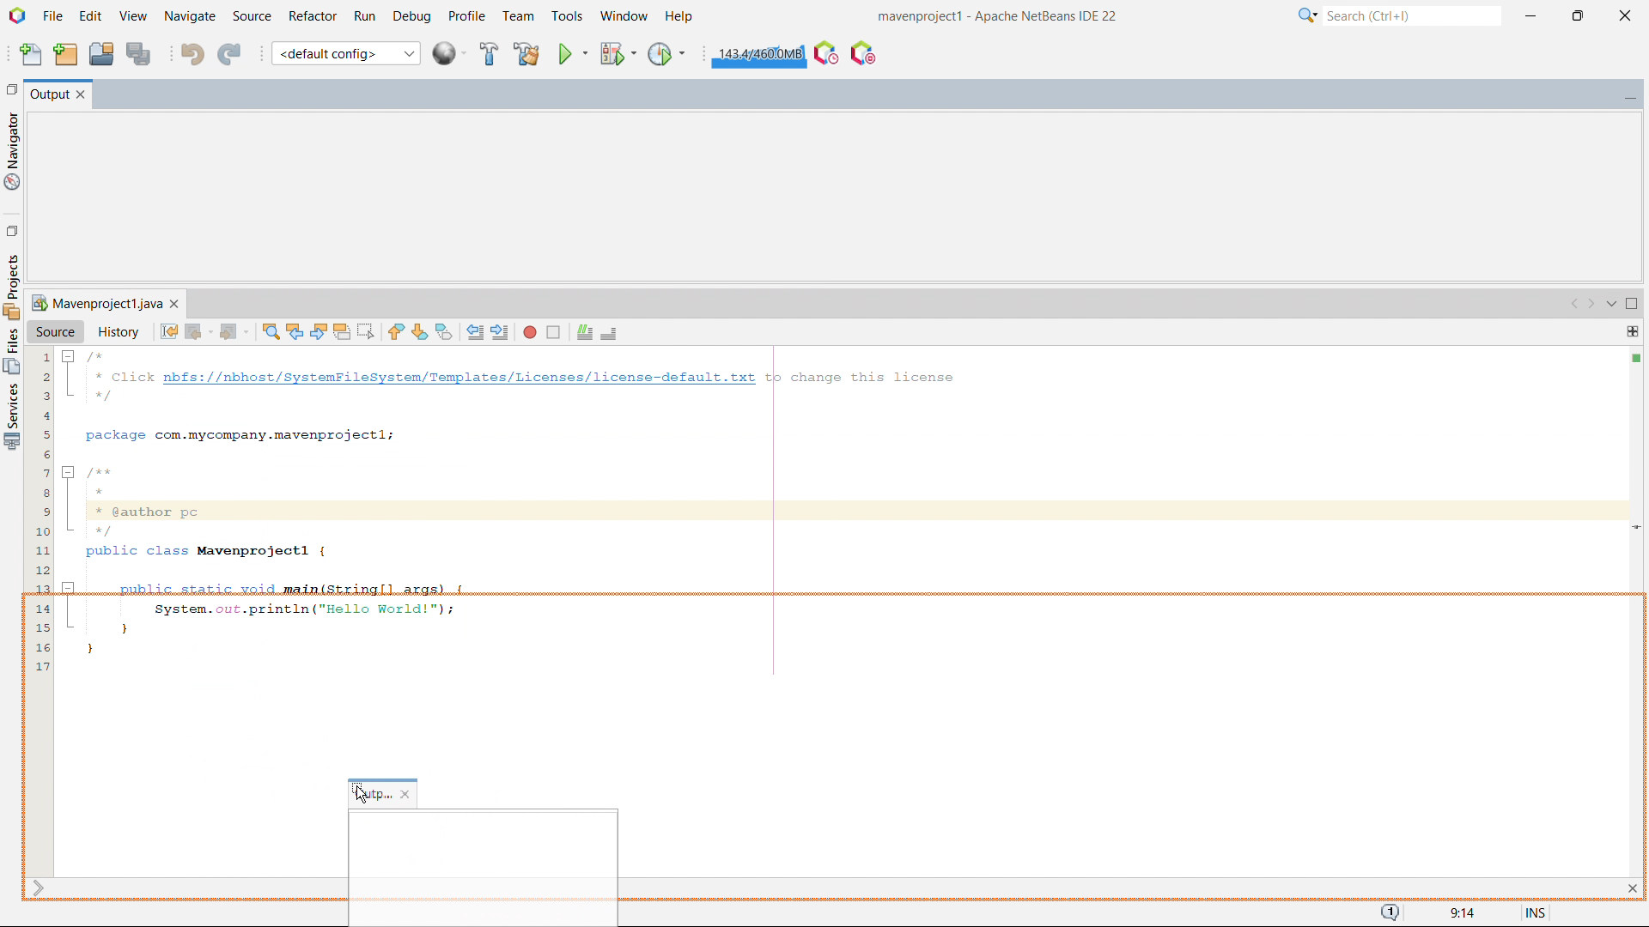  What do you see at coordinates (12, 351) in the screenshot?
I see `files` at bounding box center [12, 351].